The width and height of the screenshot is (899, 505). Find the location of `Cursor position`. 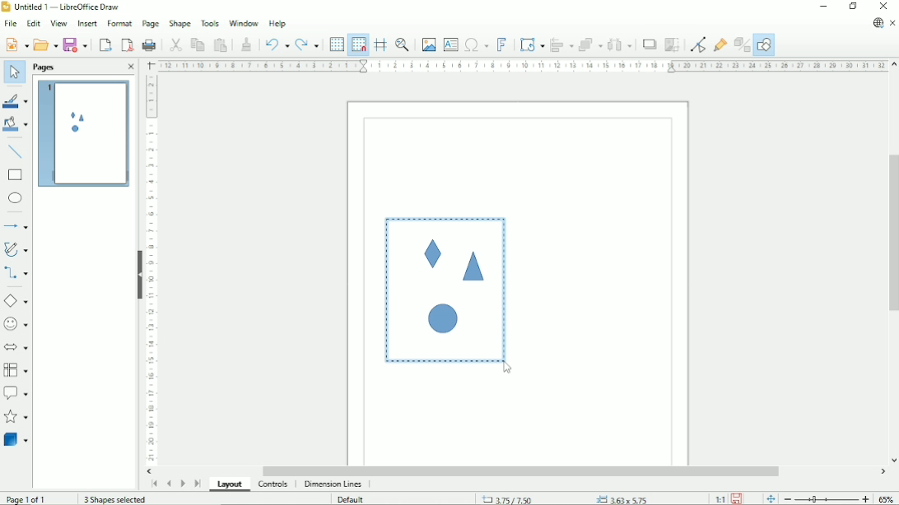

Cursor position is located at coordinates (567, 498).